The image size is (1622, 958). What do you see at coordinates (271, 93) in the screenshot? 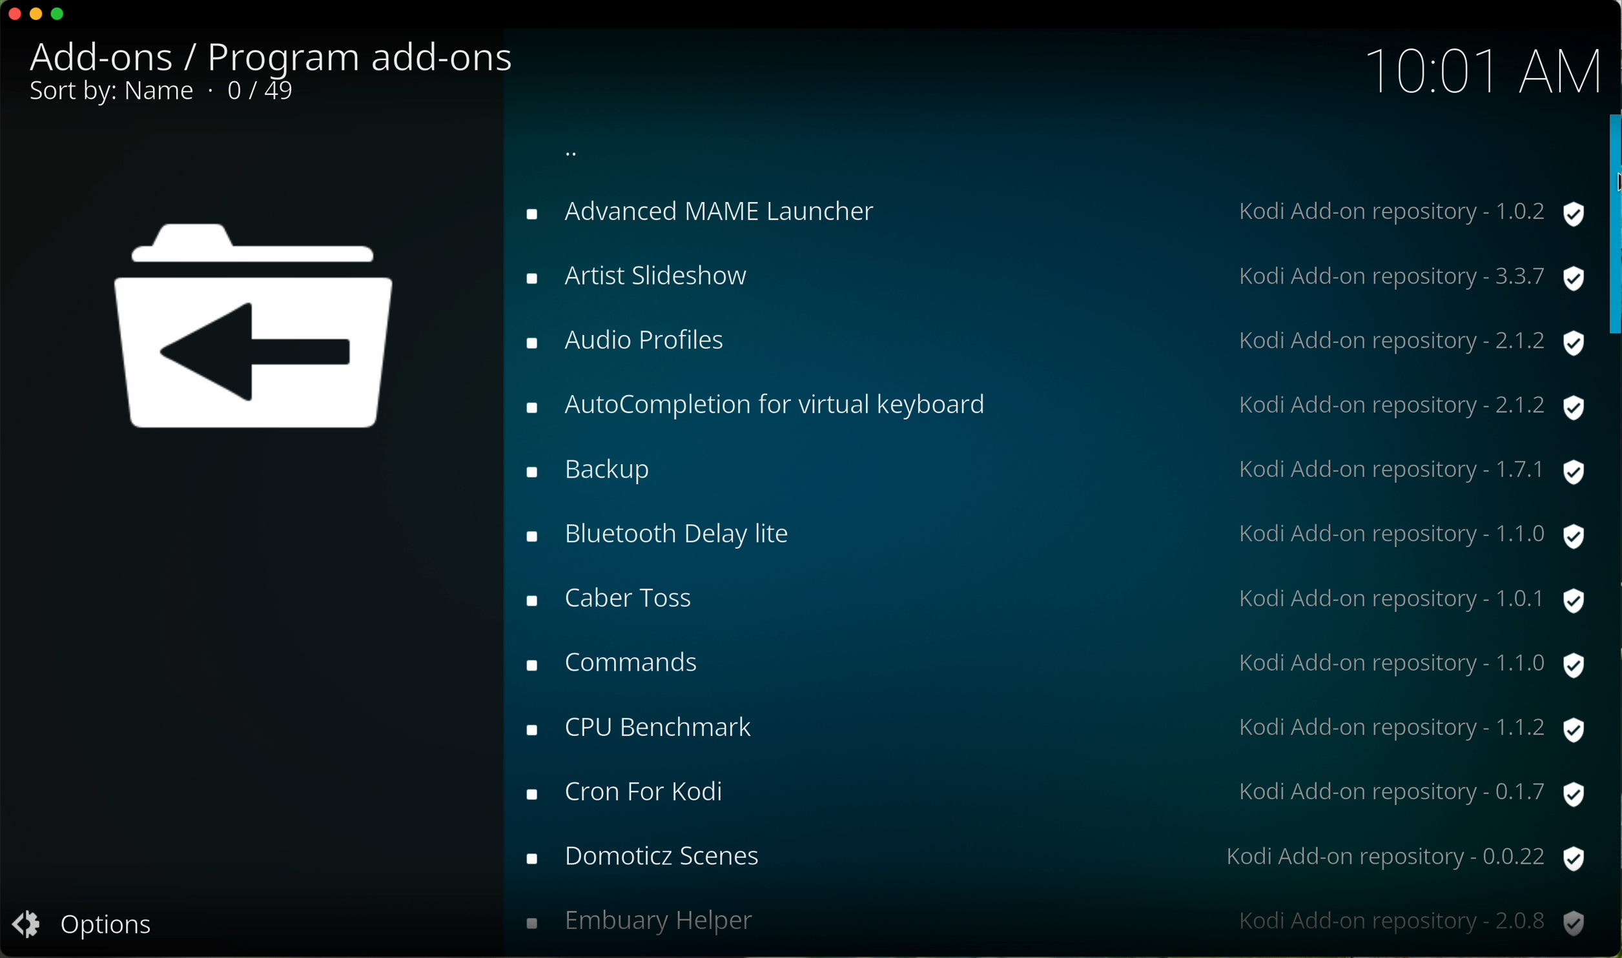
I see `0/49` at bounding box center [271, 93].